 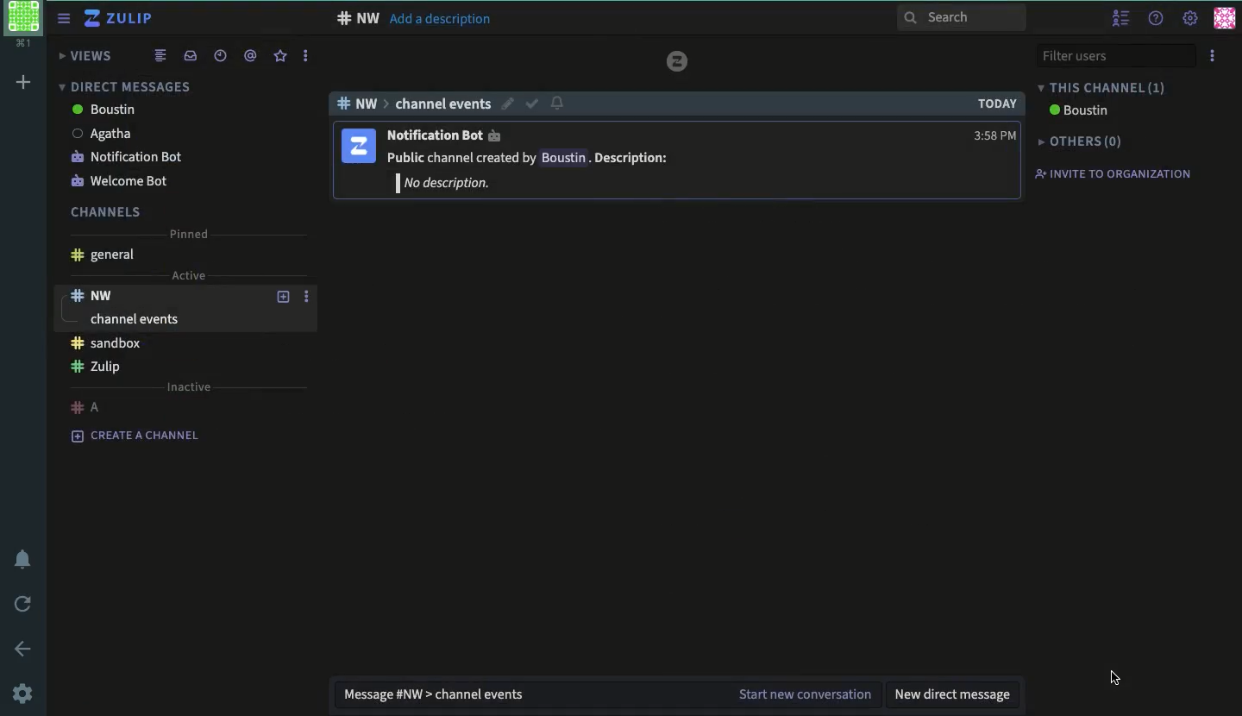 What do you see at coordinates (29, 562) in the screenshot?
I see `notification` at bounding box center [29, 562].